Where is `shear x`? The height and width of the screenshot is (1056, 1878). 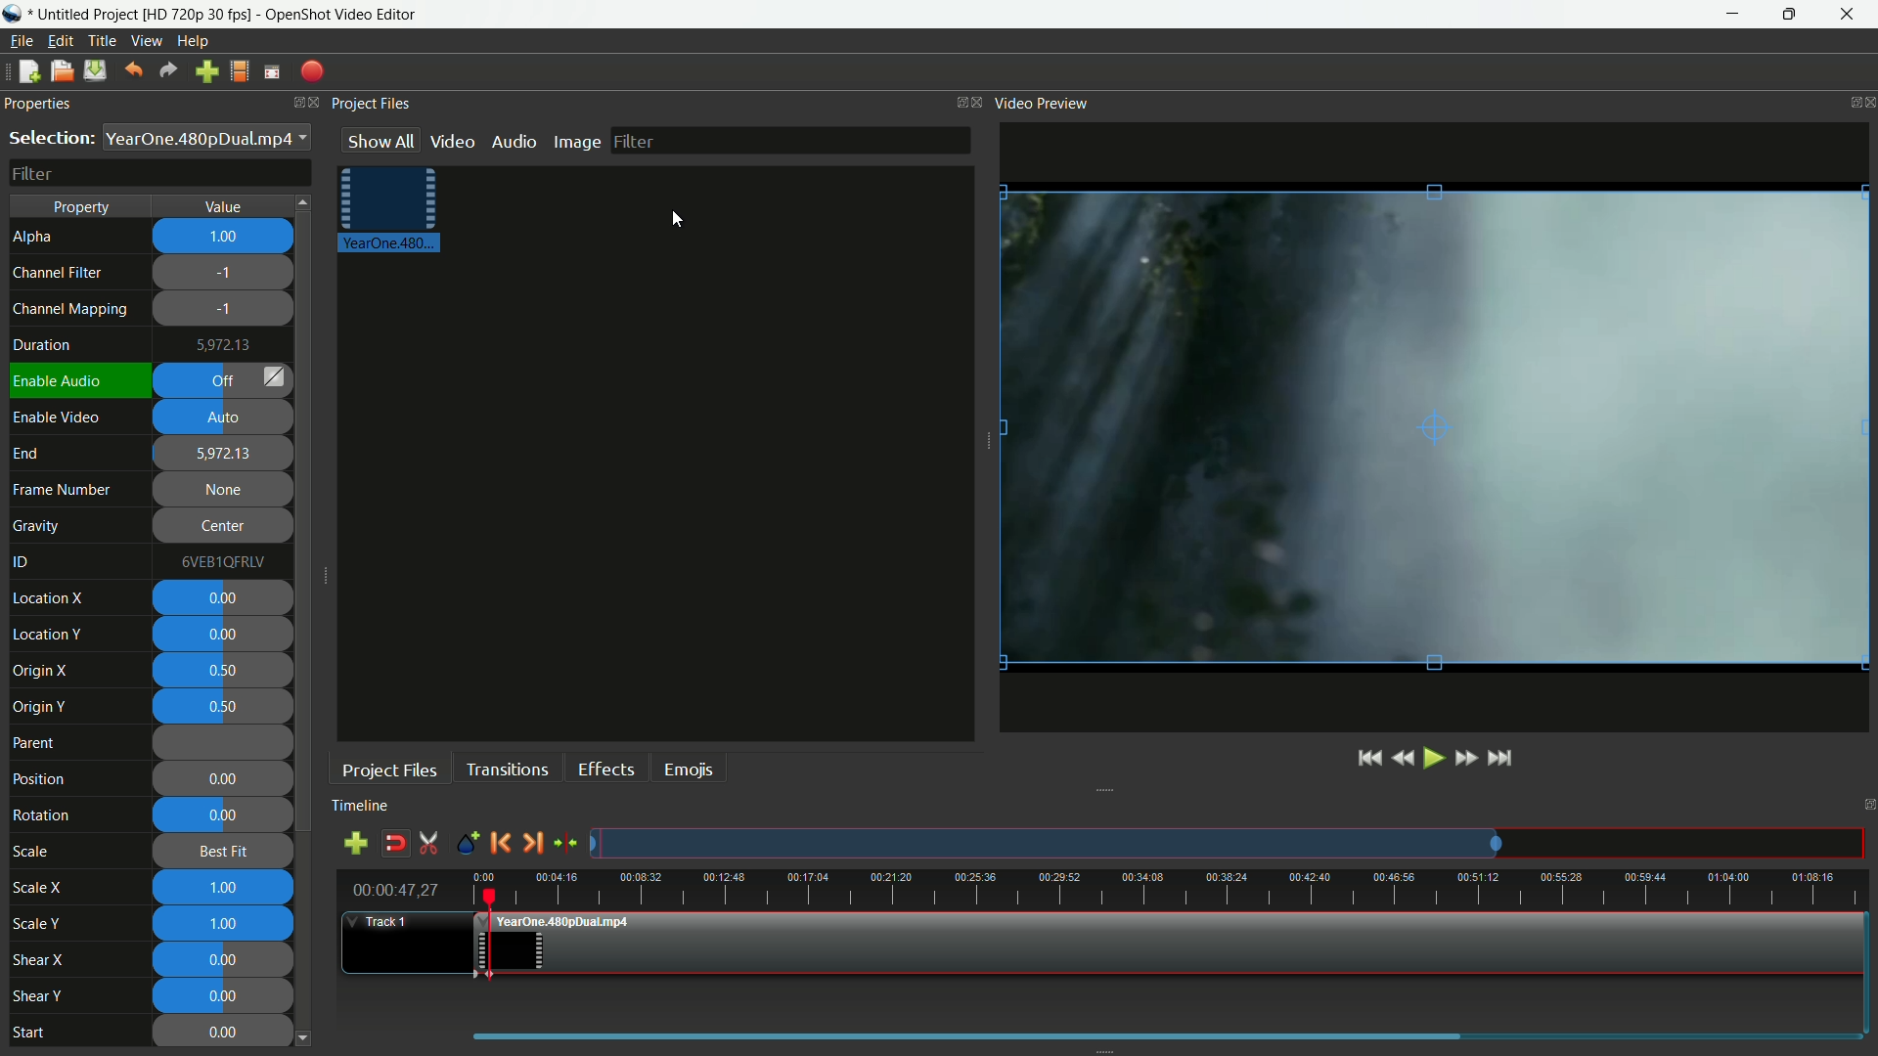
shear x is located at coordinates (40, 961).